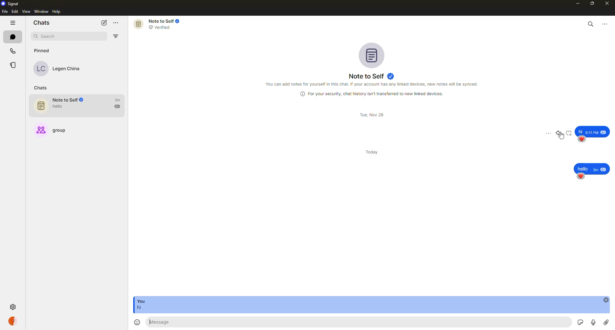 This screenshot has height=330, width=615. Describe the element at coordinates (118, 22) in the screenshot. I see `more` at that location.